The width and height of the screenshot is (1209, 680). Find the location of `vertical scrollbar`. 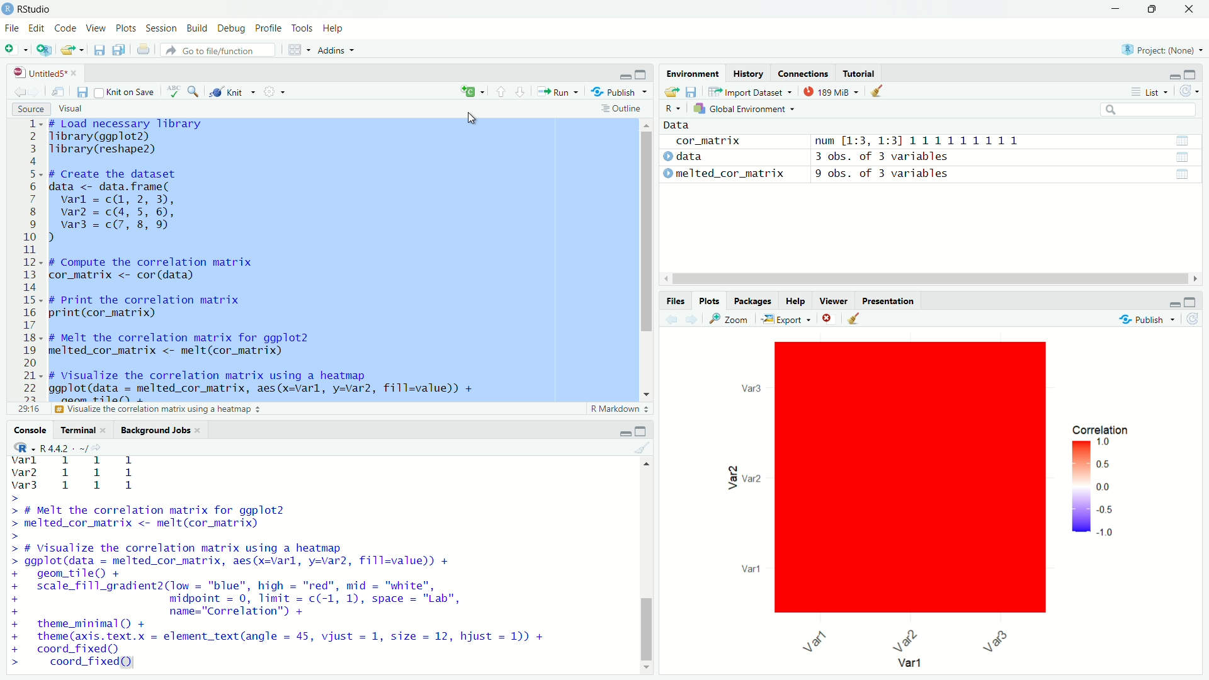

vertical scrollbar is located at coordinates (648, 232).